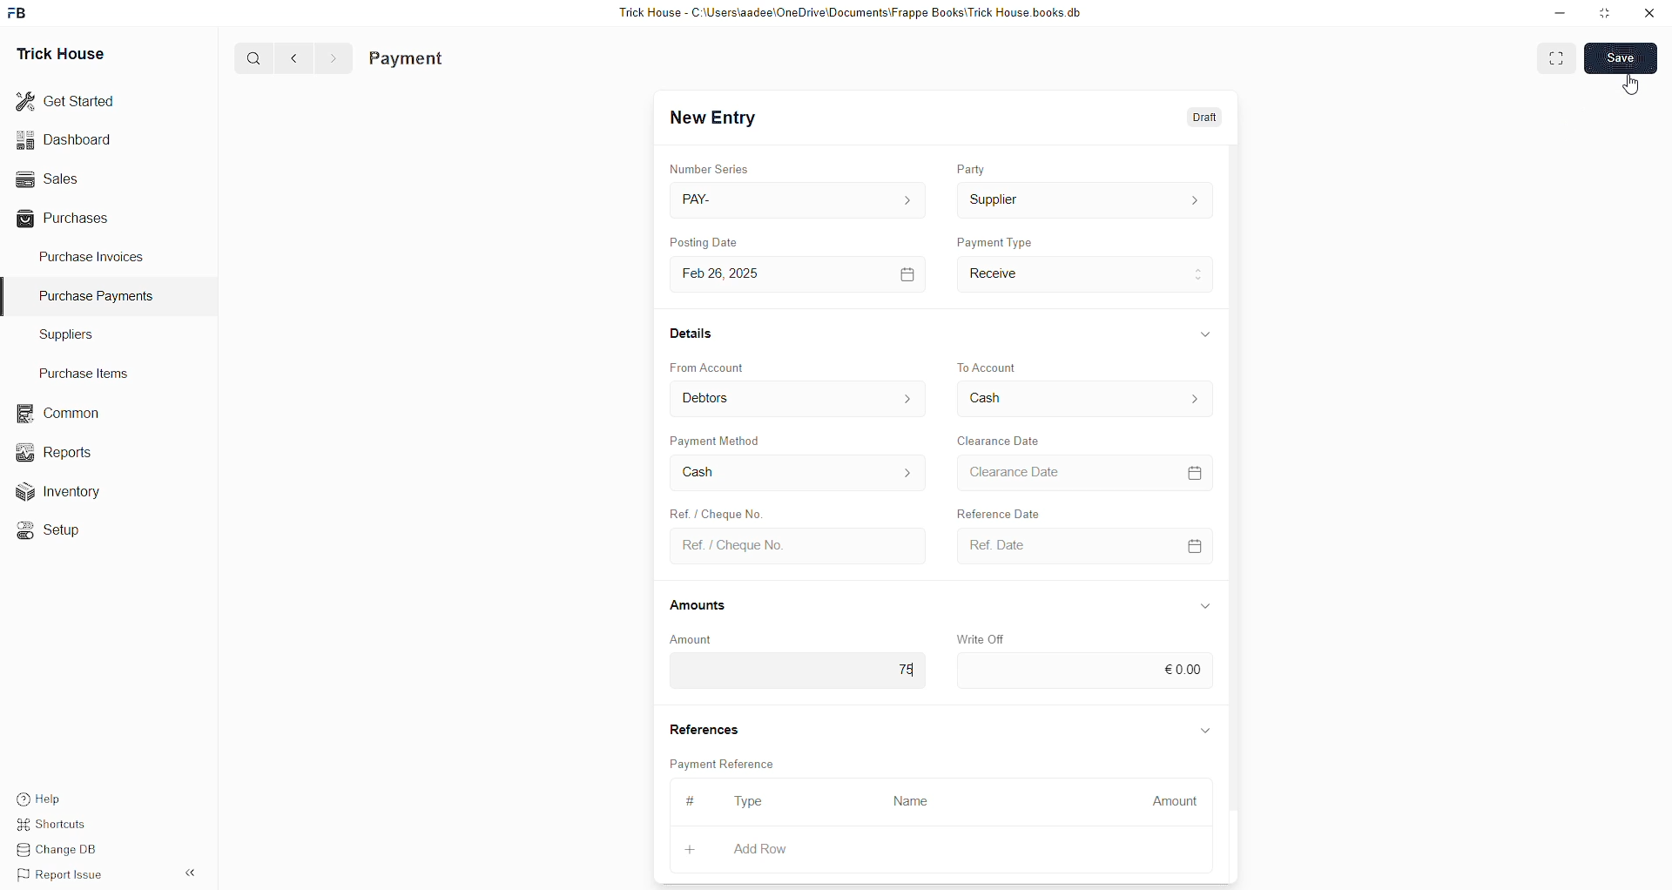 Image resolution: width=1672 pixels, height=890 pixels. What do you see at coordinates (1176, 801) in the screenshot?
I see `Amount` at bounding box center [1176, 801].